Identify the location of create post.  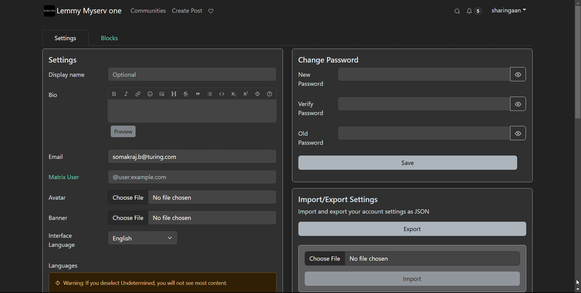
(186, 11).